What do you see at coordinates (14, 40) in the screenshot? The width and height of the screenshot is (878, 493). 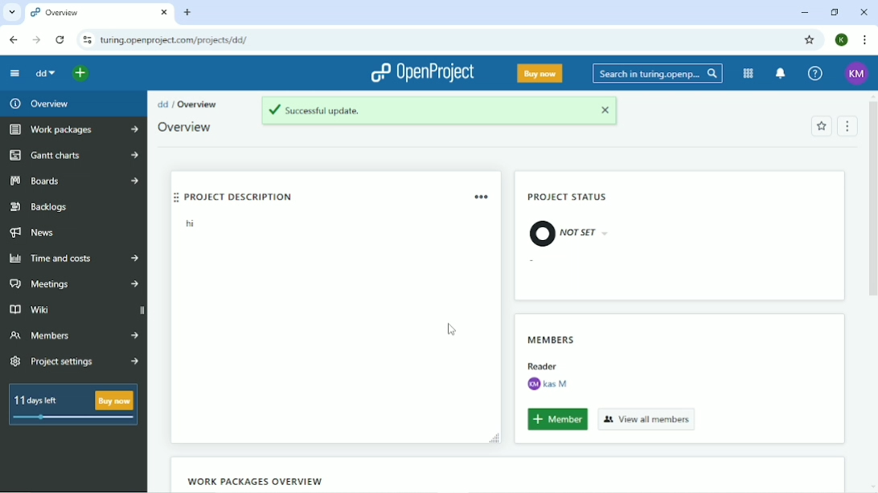 I see `Back` at bounding box center [14, 40].